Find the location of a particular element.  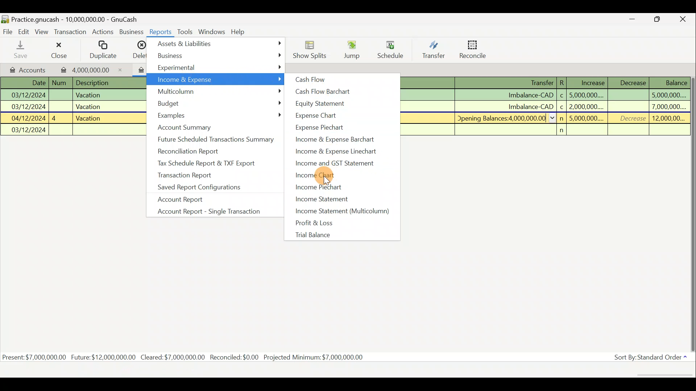

Practice.gnucash - 10,000,000.00 - GnuCash is located at coordinates (70, 19).